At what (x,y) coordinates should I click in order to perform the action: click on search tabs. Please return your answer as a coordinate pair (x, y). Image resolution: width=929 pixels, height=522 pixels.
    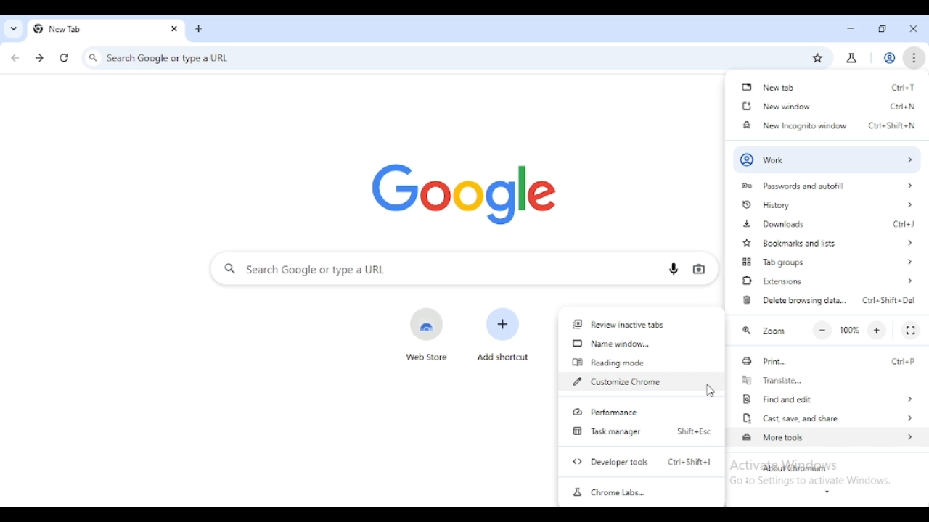
    Looking at the image, I should click on (13, 29).